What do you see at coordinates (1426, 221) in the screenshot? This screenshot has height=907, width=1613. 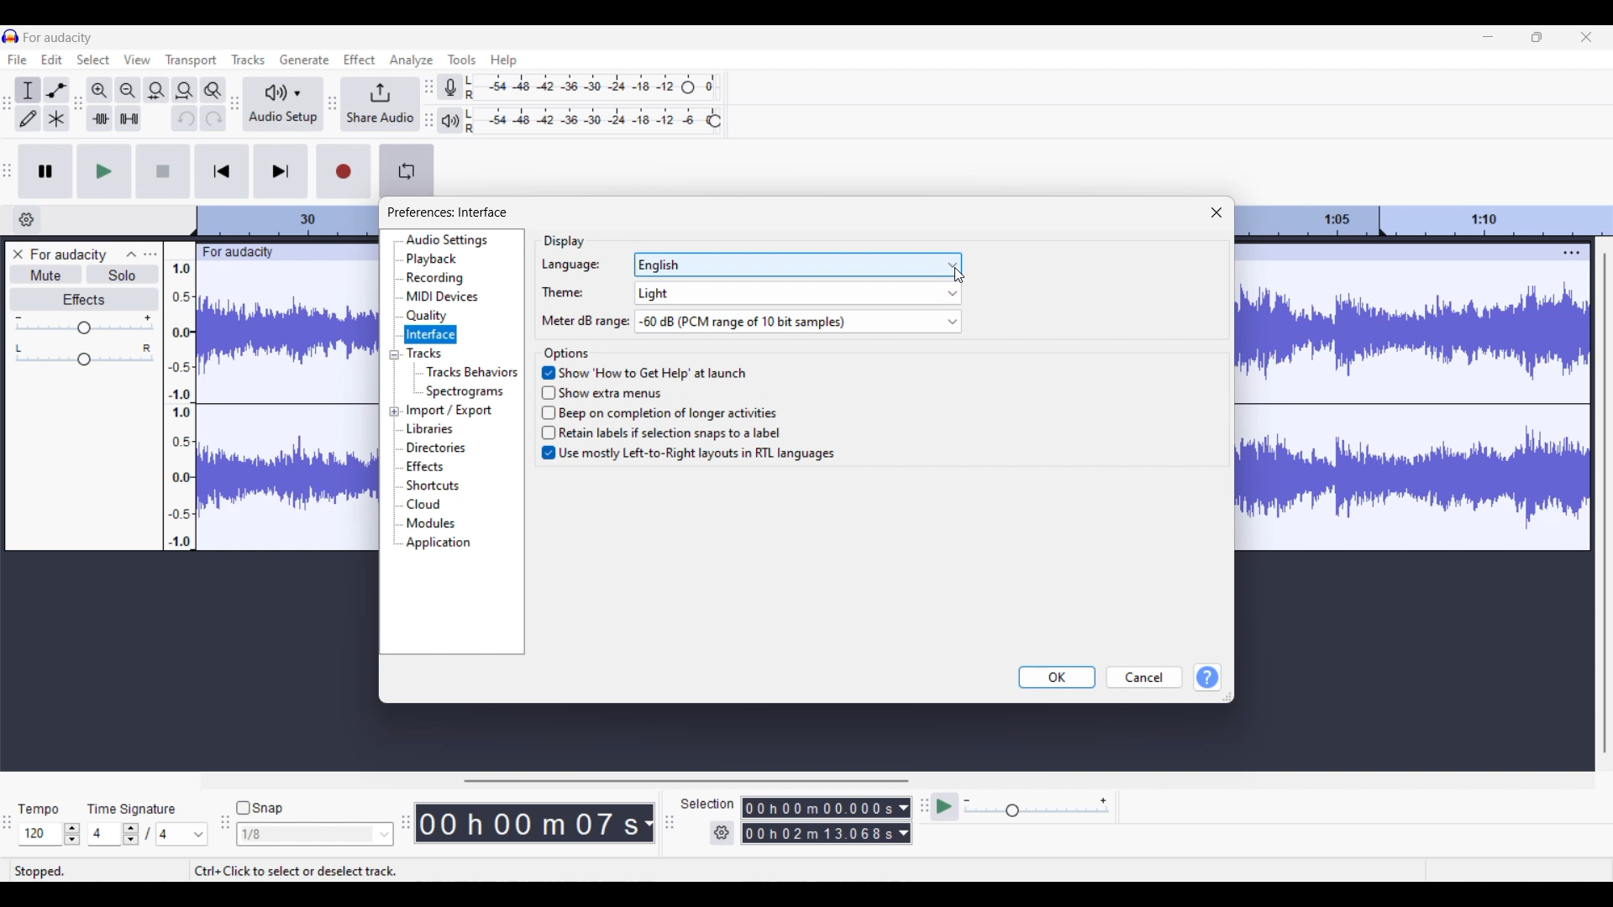 I see `Scale to measure track length` at bounding box center [1426, 221].